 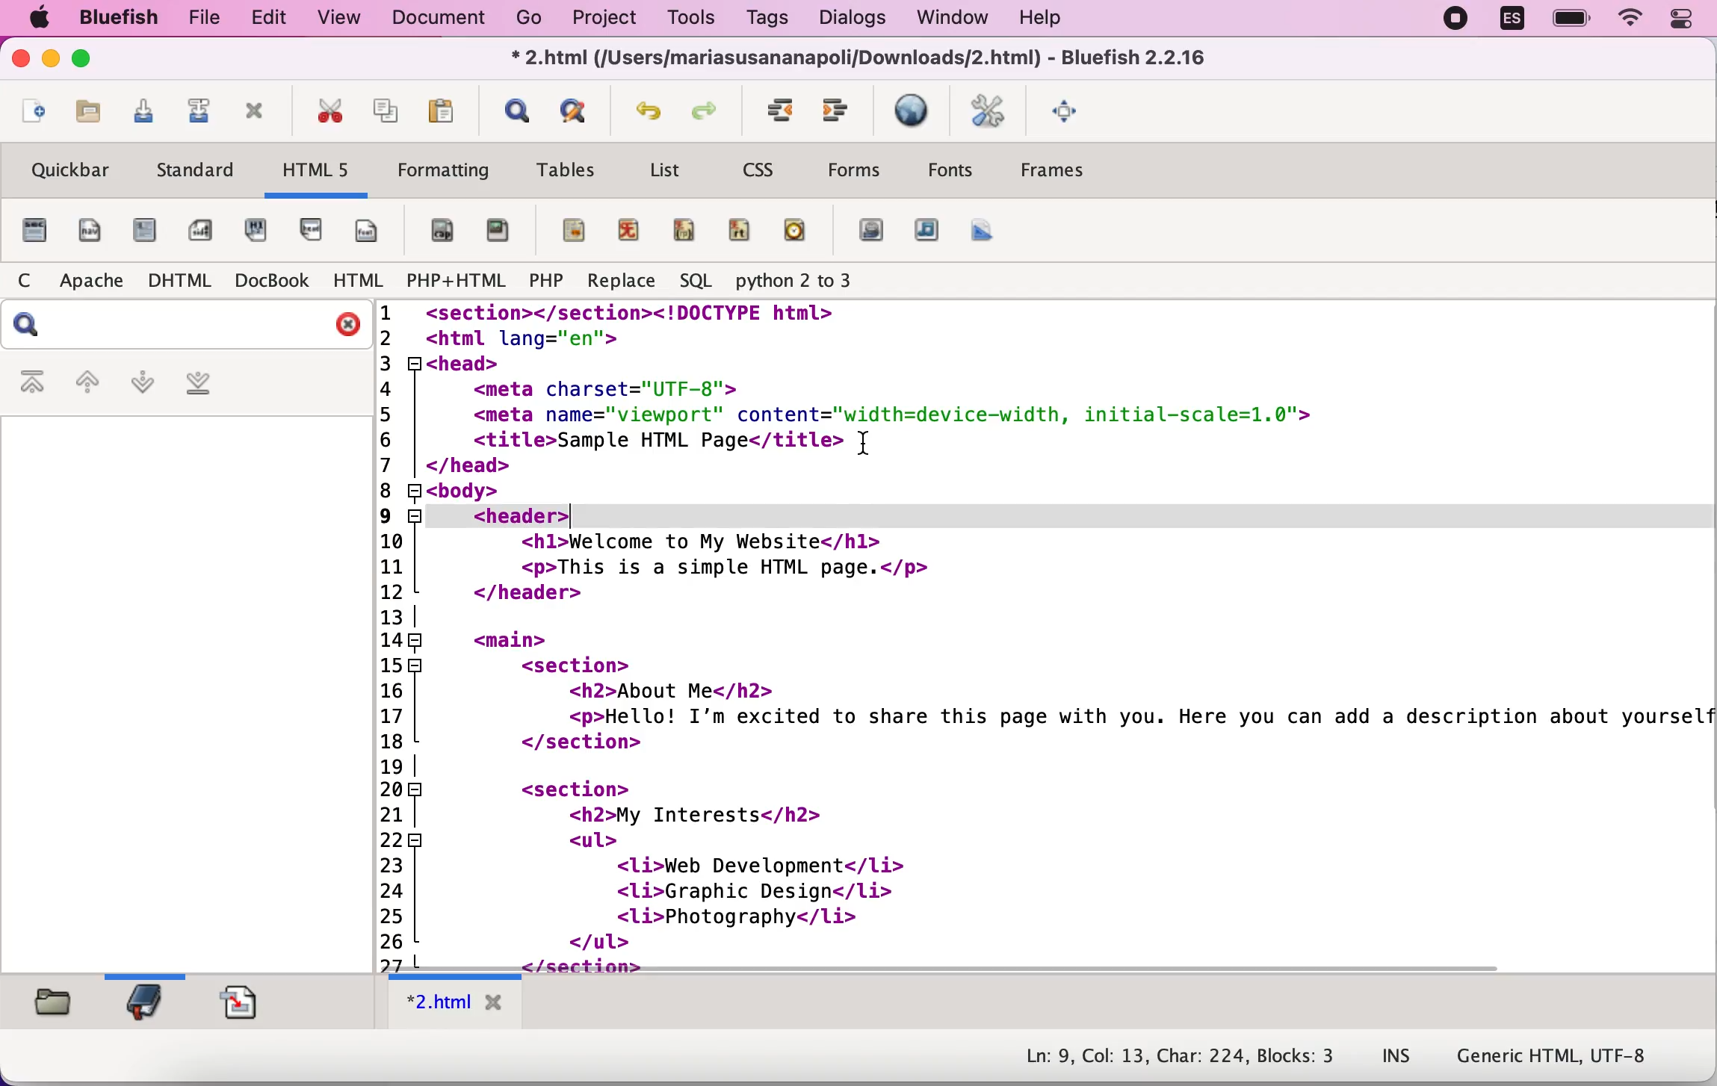 What do you see at coordinates (30, 116) in the screenshot?
I see `new file` at bounding box center [30, 116].